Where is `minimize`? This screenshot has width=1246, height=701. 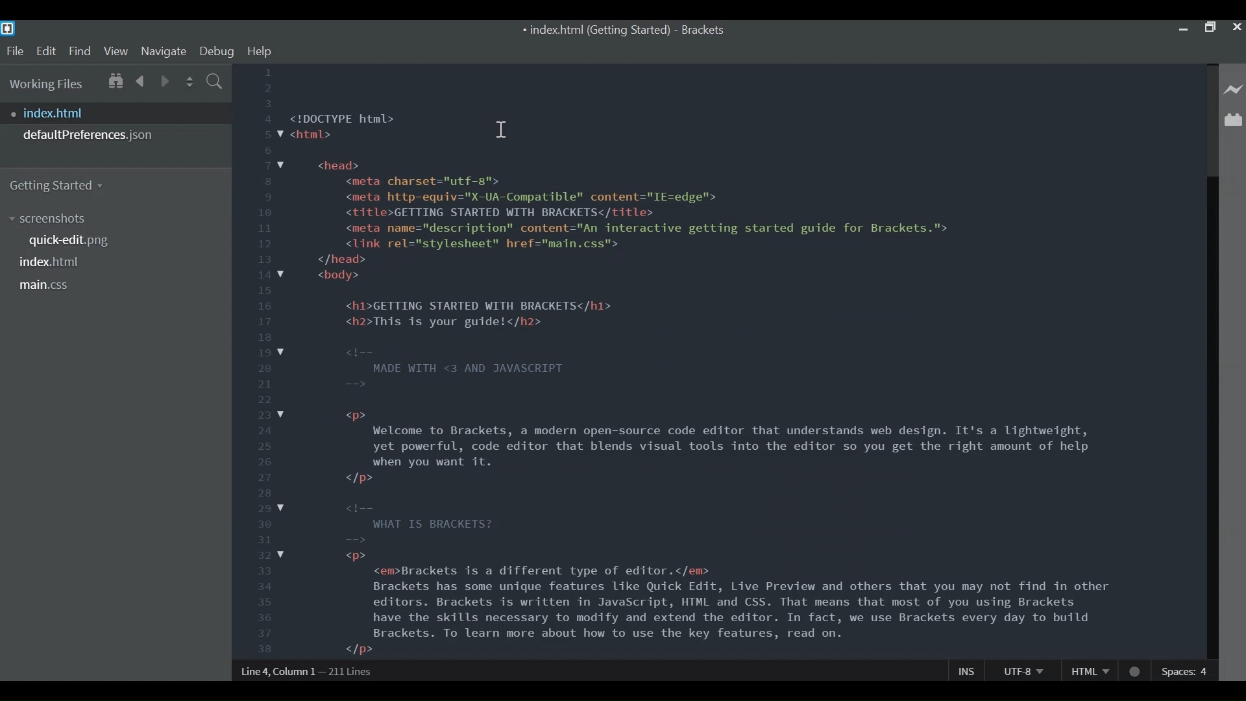
minimize is located at coordinates (1183, 27).